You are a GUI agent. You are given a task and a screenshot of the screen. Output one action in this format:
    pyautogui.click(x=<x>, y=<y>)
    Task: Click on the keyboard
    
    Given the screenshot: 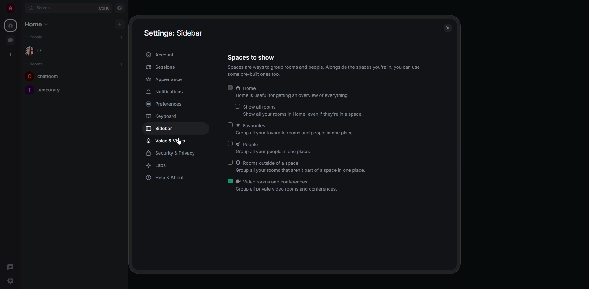 What is the action you would take?
    pyautogui.click(x=163, y=116)
    